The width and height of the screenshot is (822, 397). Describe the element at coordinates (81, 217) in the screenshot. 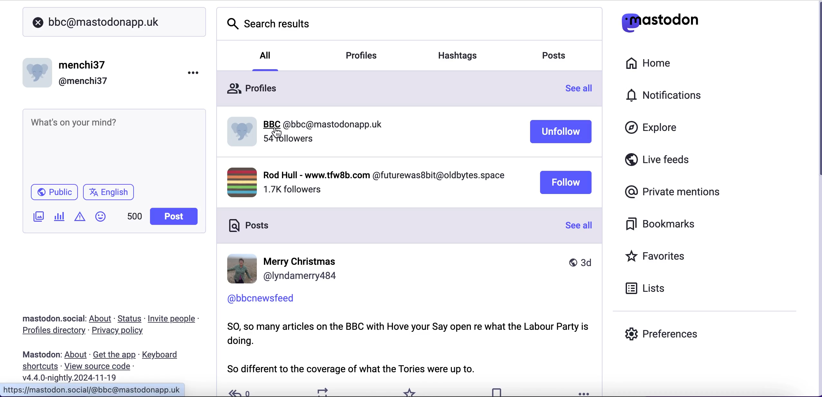

I see `add content warning` at that location.